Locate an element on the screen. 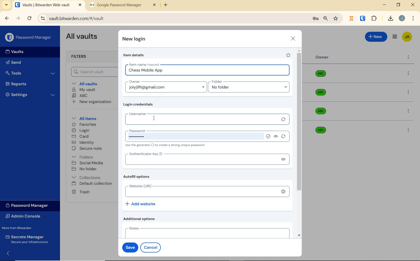  Item name is located at coordinates (145, 64).